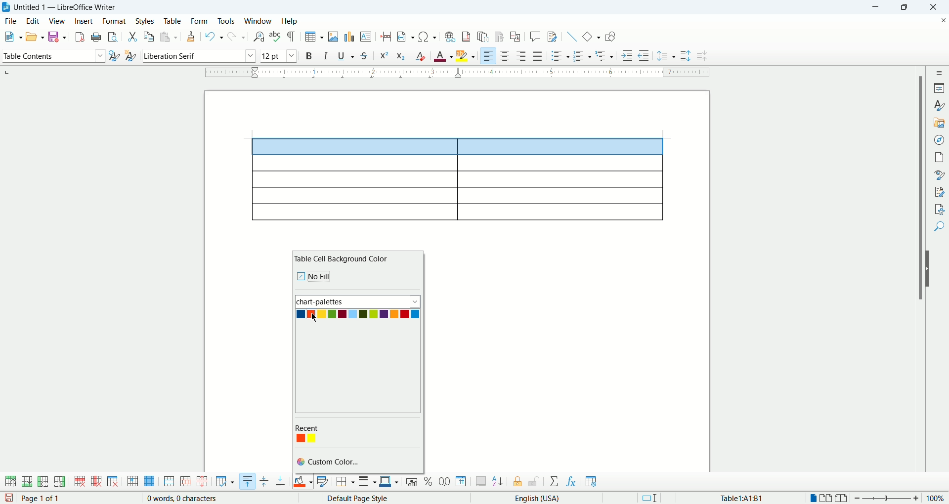  Describe the element at coordinates (521, 55) in the screenshot. I see `left align` at that location.